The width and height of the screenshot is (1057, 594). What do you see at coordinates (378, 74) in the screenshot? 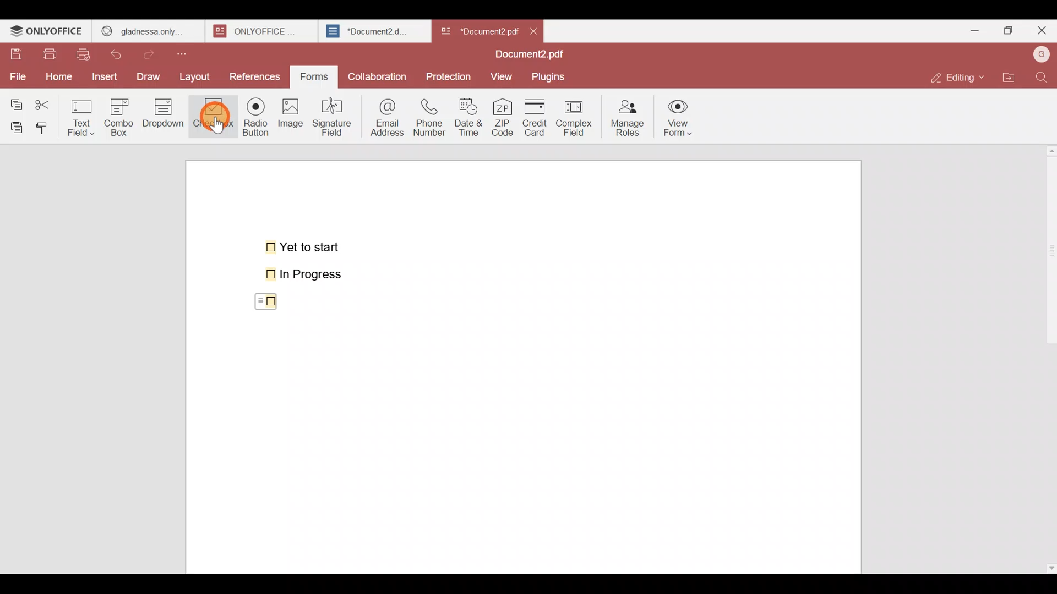
I see `Collaboration` at bounding box center [378, 74].